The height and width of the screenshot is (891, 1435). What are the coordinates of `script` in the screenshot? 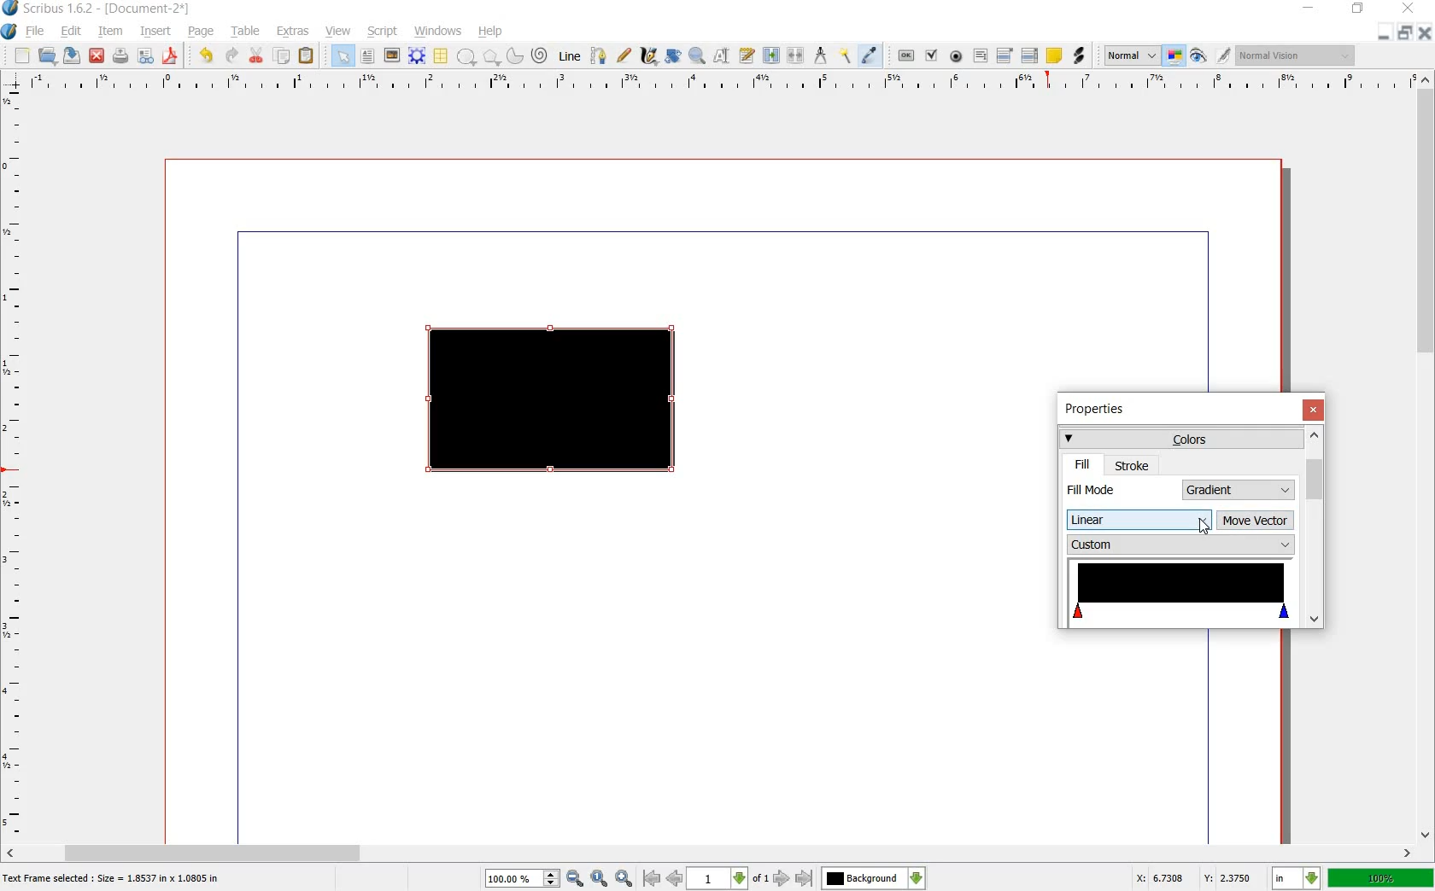 It's located at (384, 32).